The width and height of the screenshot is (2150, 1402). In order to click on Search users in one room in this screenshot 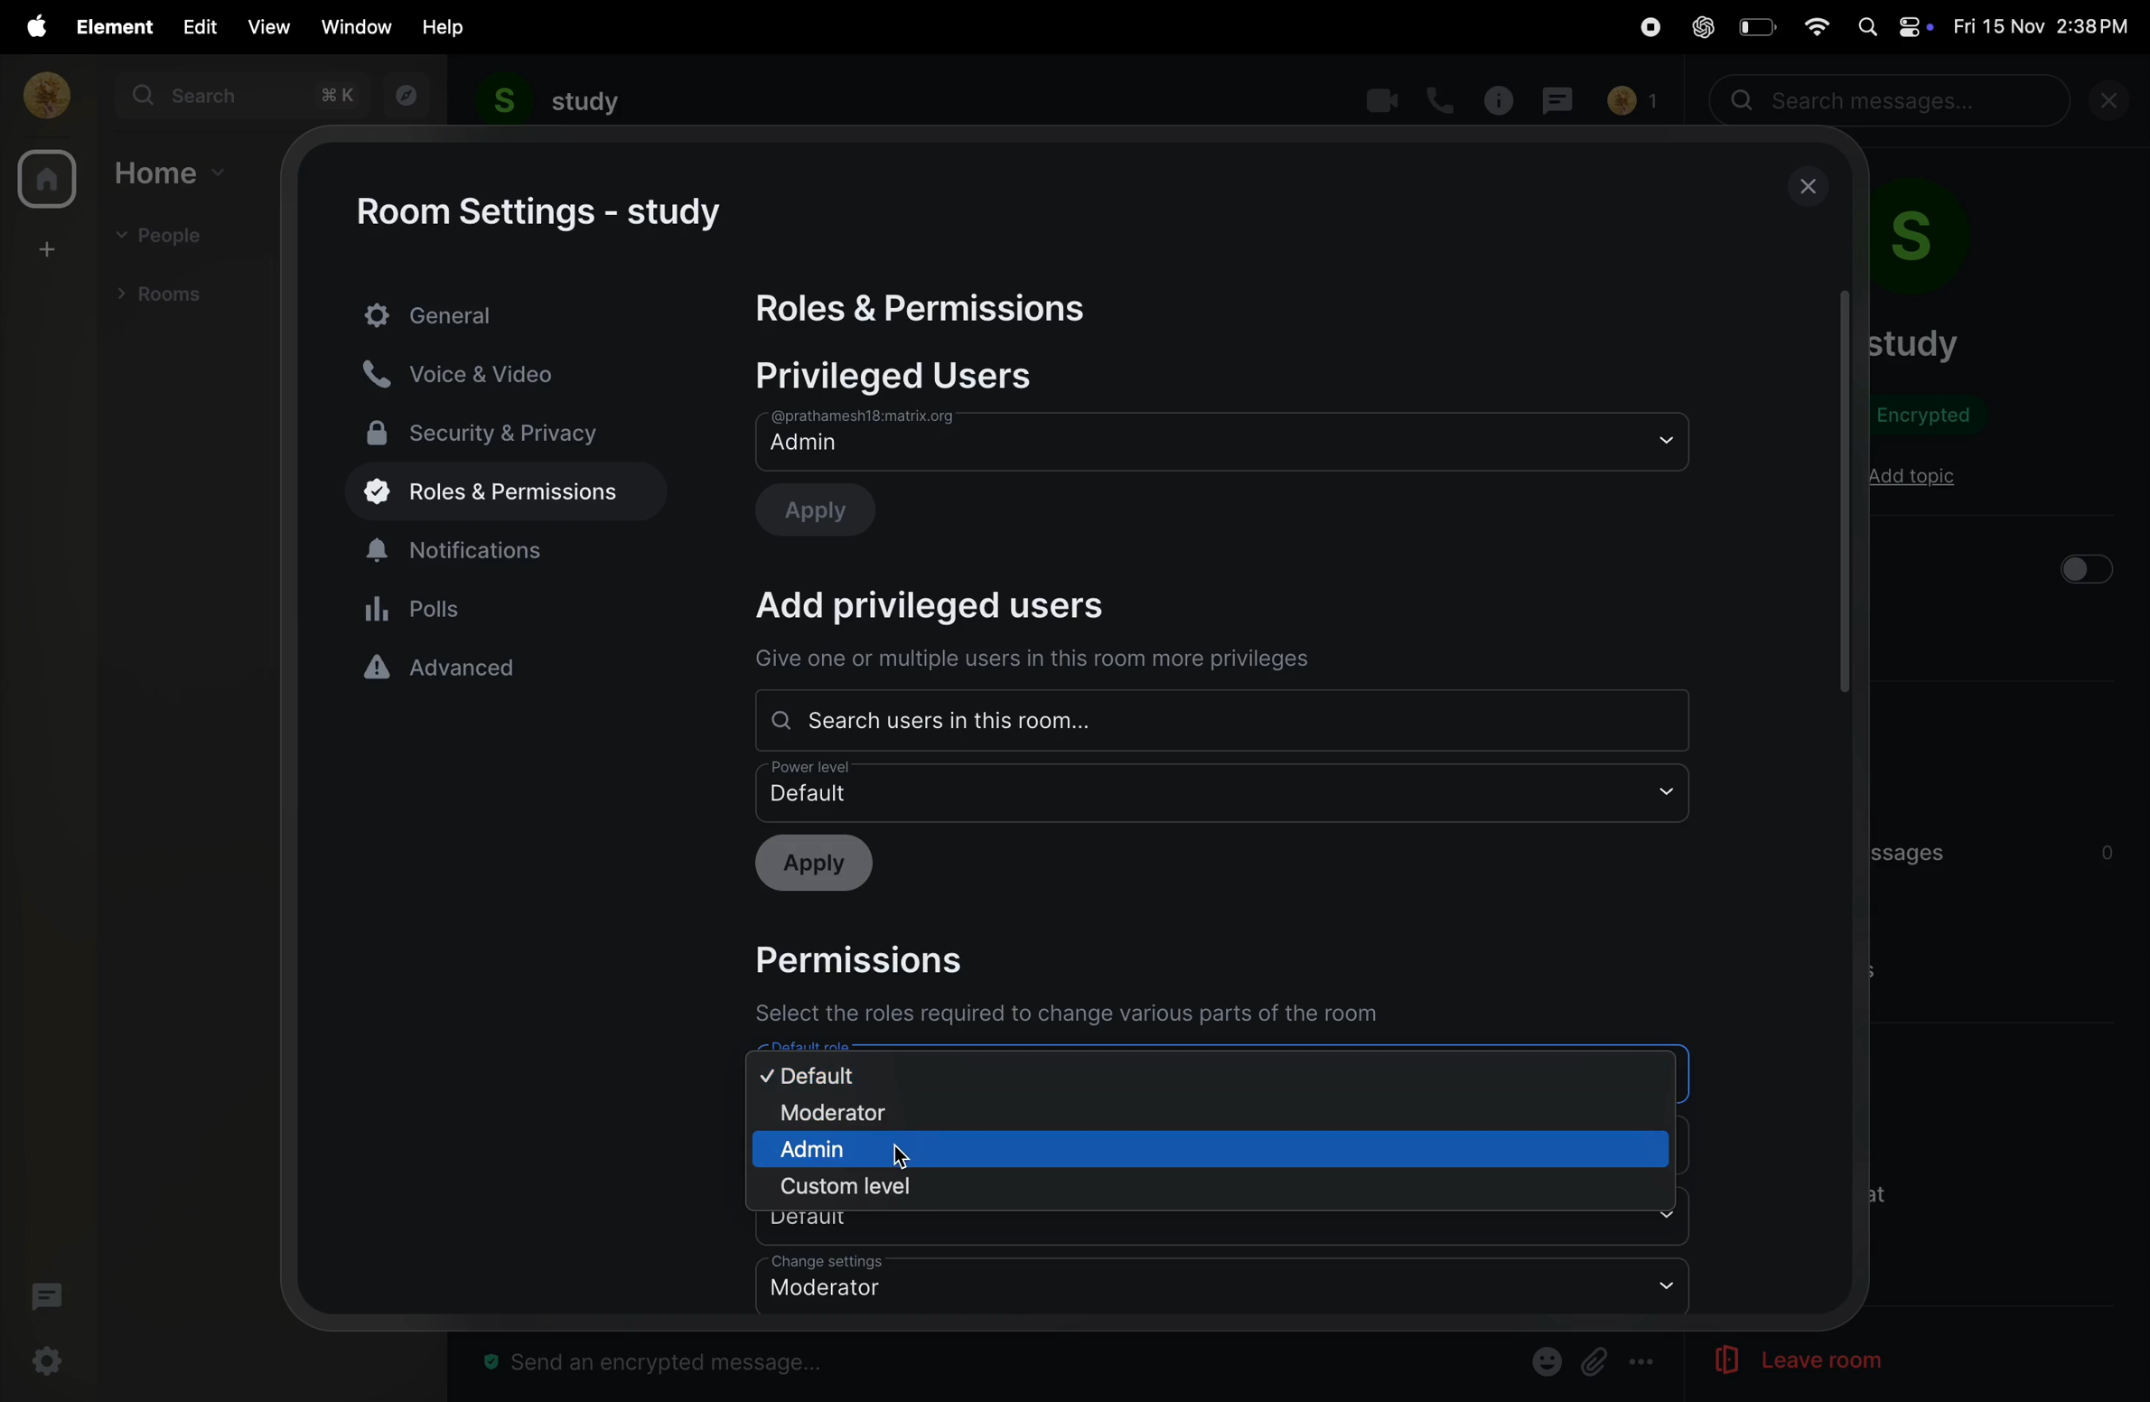, I will do `click(1218, 720)`.